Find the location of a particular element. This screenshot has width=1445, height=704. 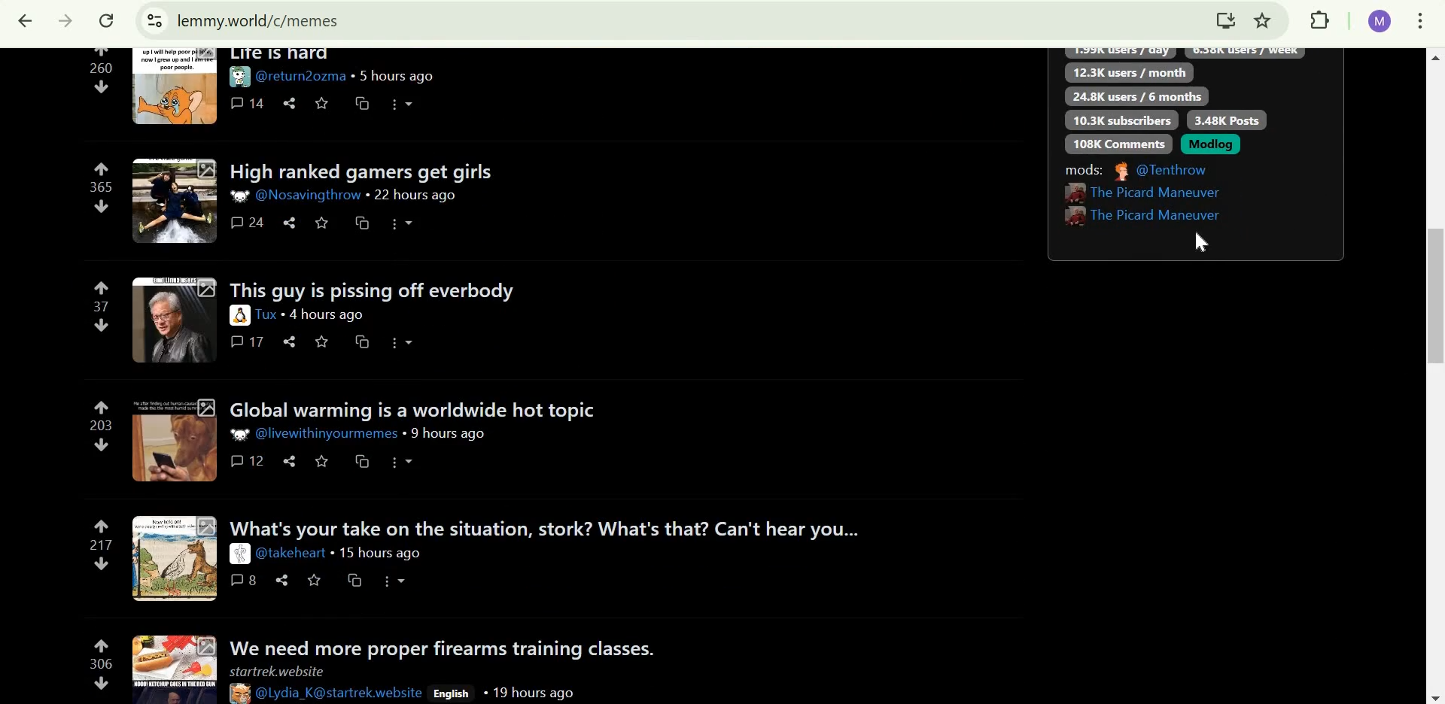

startrek.website is located at coordinates (275, 672).